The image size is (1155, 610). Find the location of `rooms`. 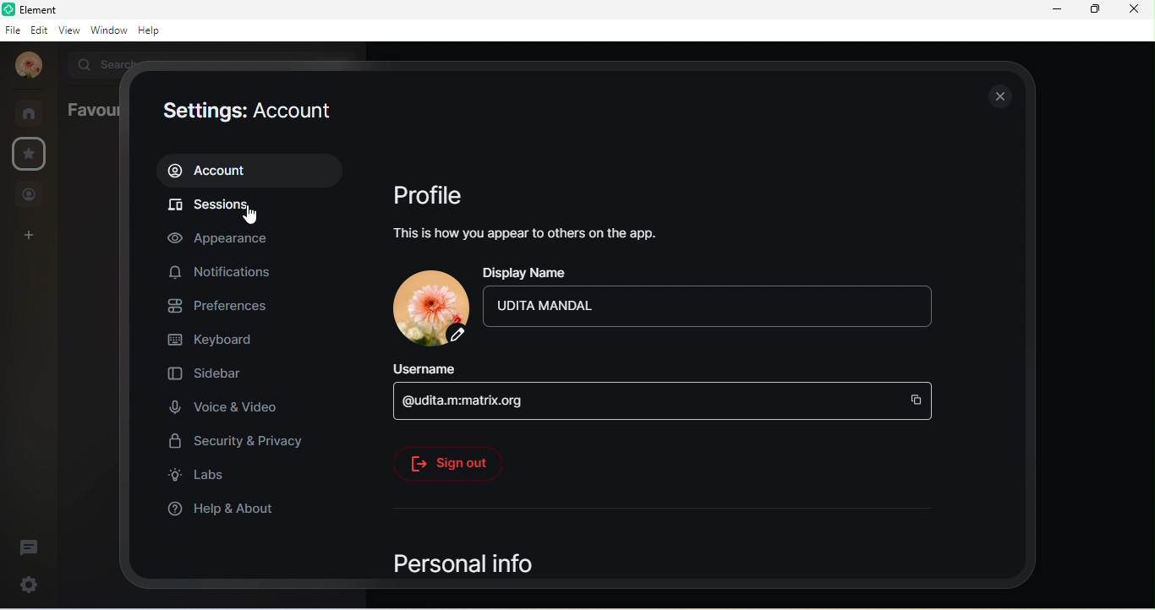

rooms is located at coordinates (33, 112).